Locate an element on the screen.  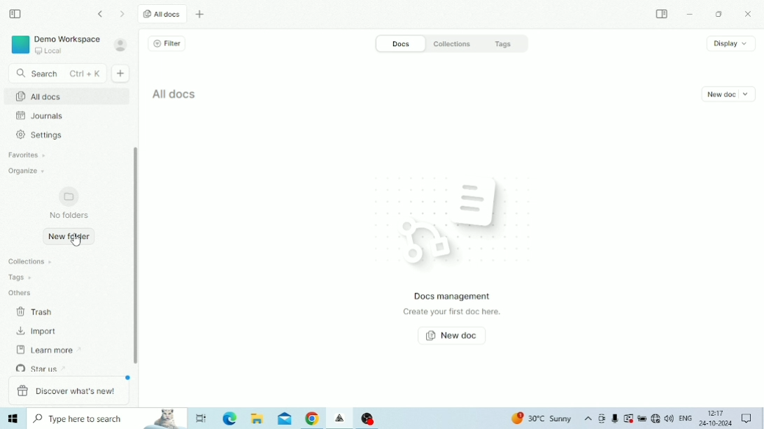
Organize is located at coordinates (27, 171).